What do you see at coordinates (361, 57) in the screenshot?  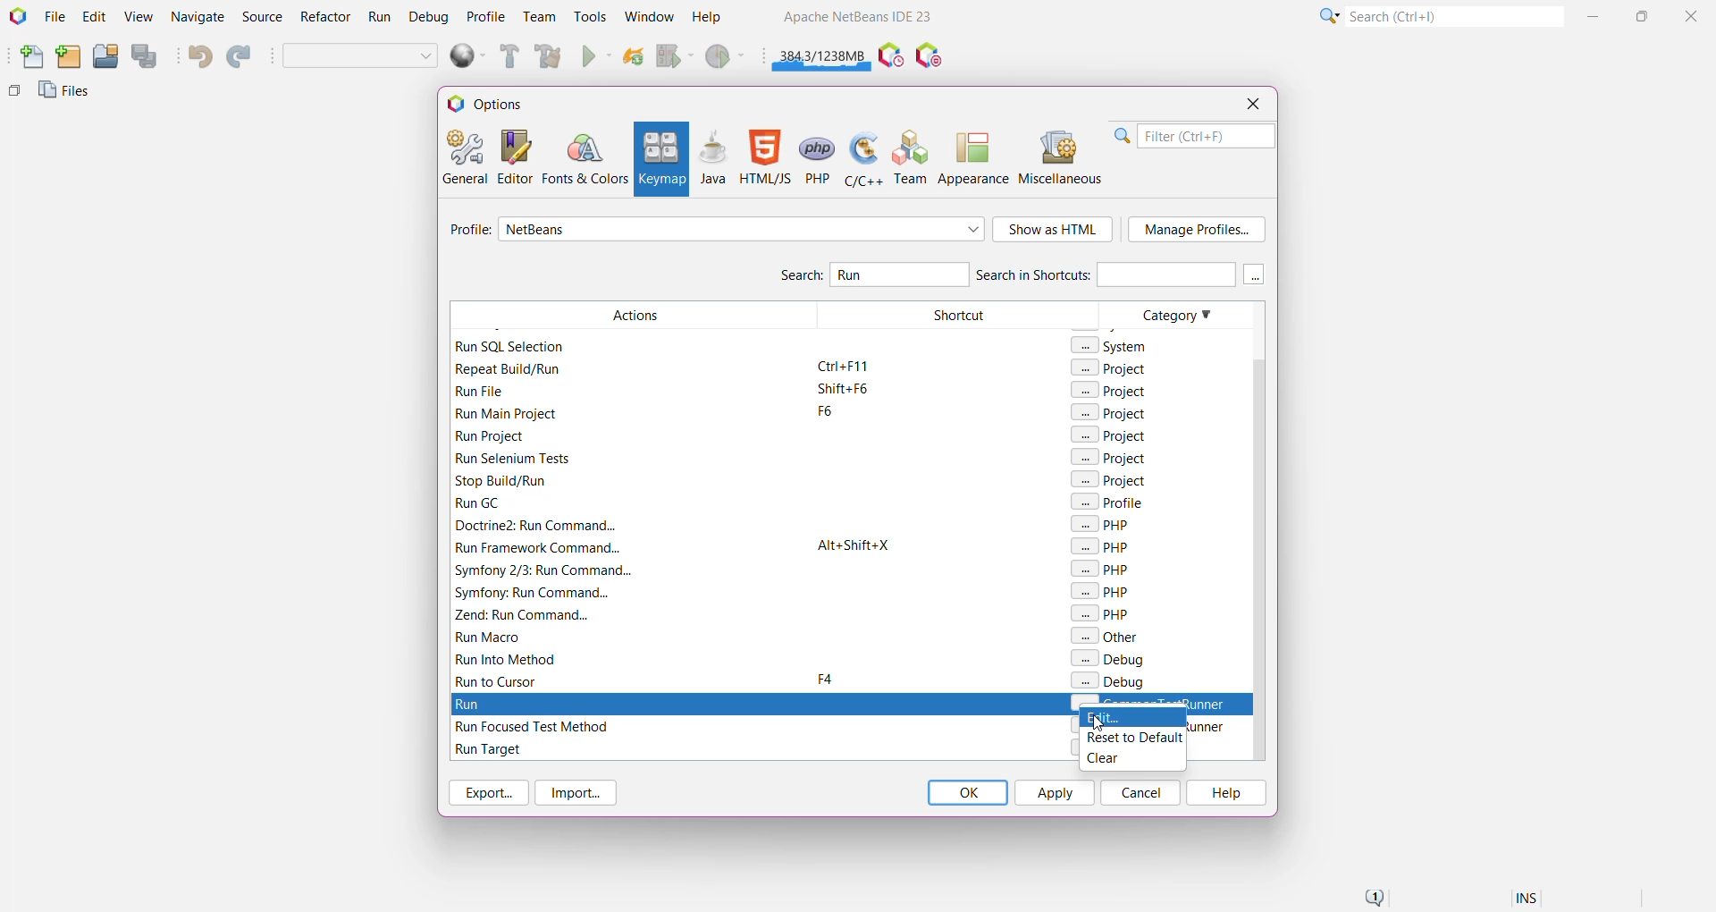 I see `Set Project Configuration` at bounding box center [361, 57].